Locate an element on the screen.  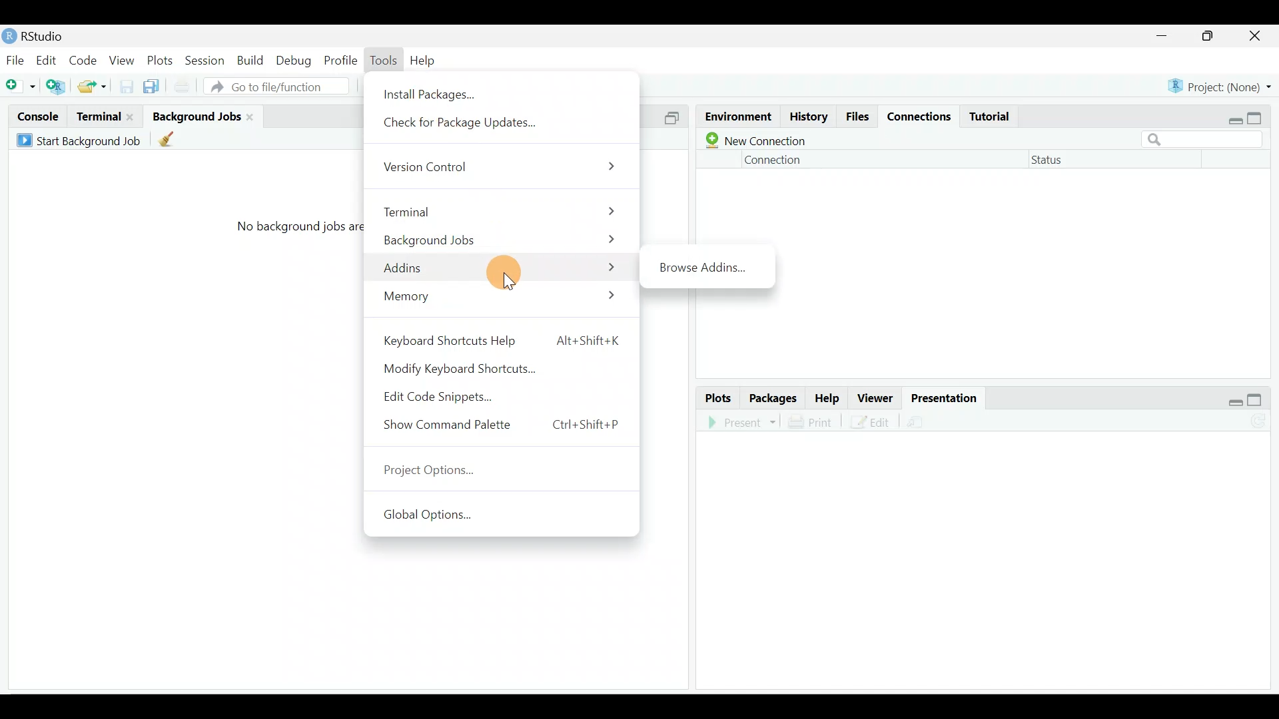
Connections is located at coordinates (920, 117).